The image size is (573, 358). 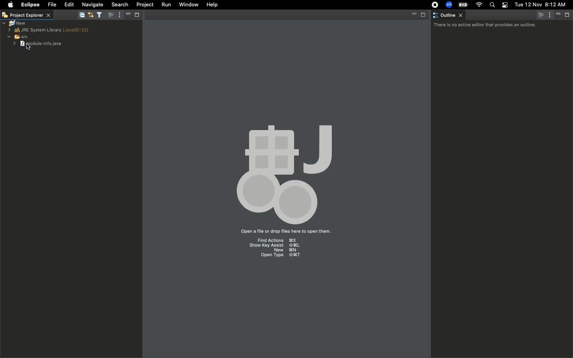 I want to click on Minimize, so click(x=127, y=15).